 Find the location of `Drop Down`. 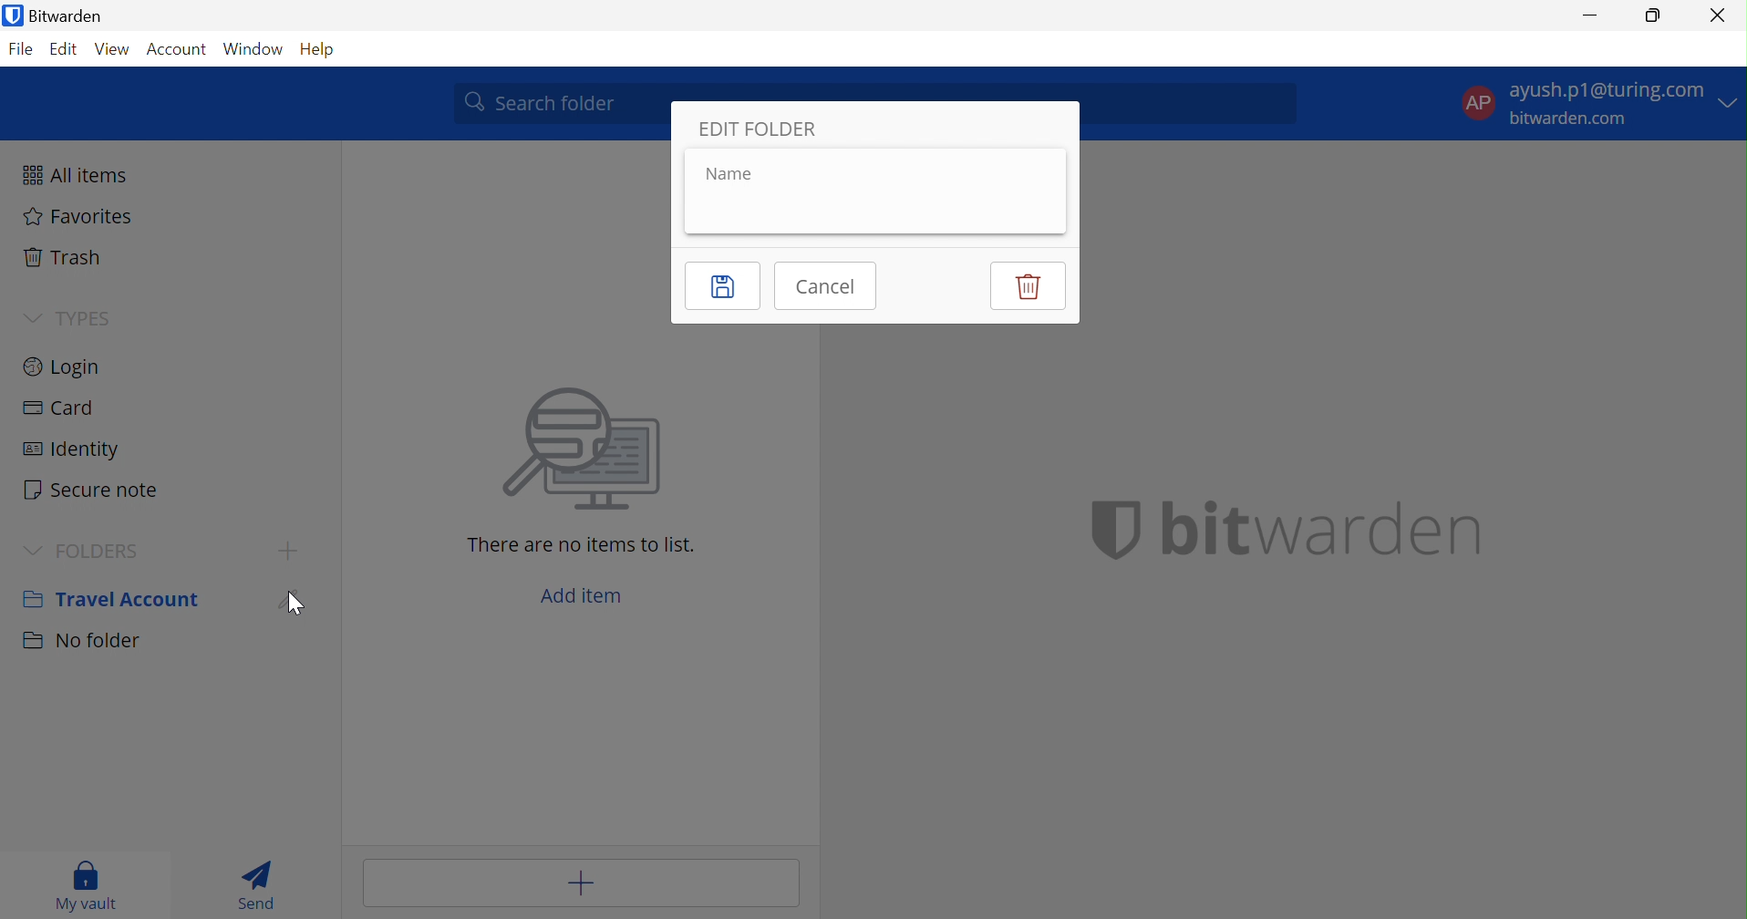

Drop Down is located at coordinates (34, 548).